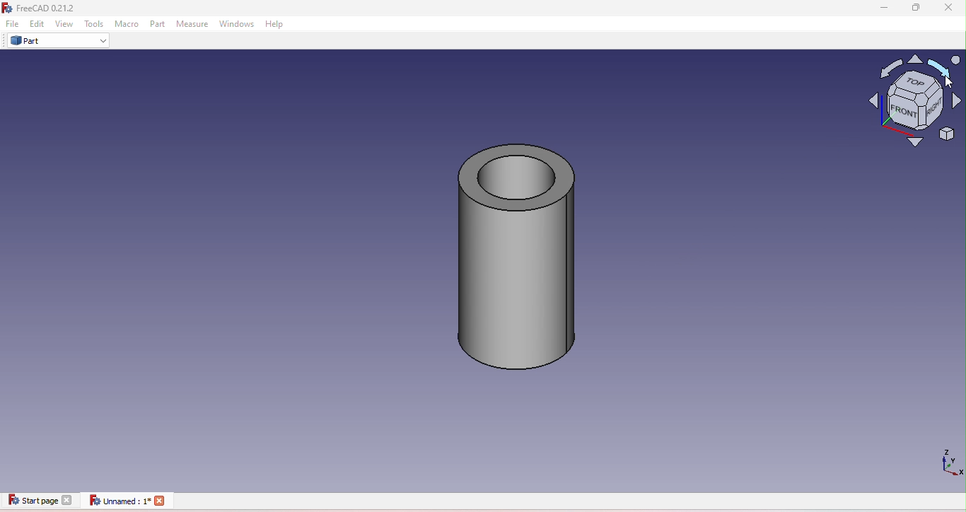  Describe the element at coordinates (158, 24) in the screenshot. I see `Part` at that location.